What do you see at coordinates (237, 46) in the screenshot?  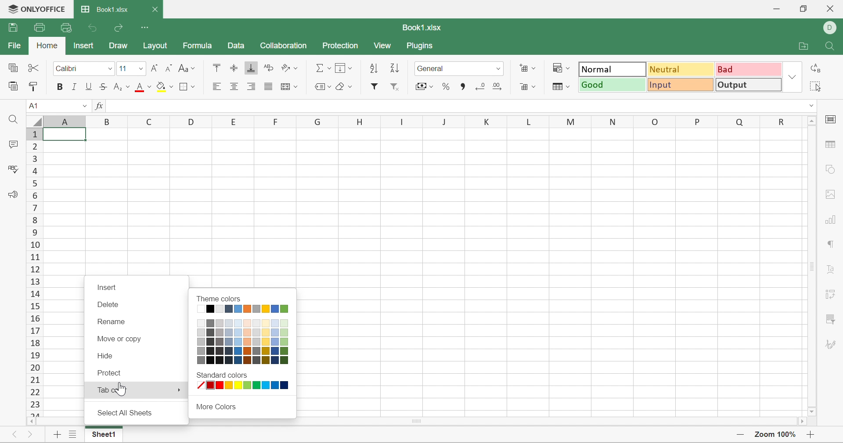 I see `Data` at bounding box center [237, 46].